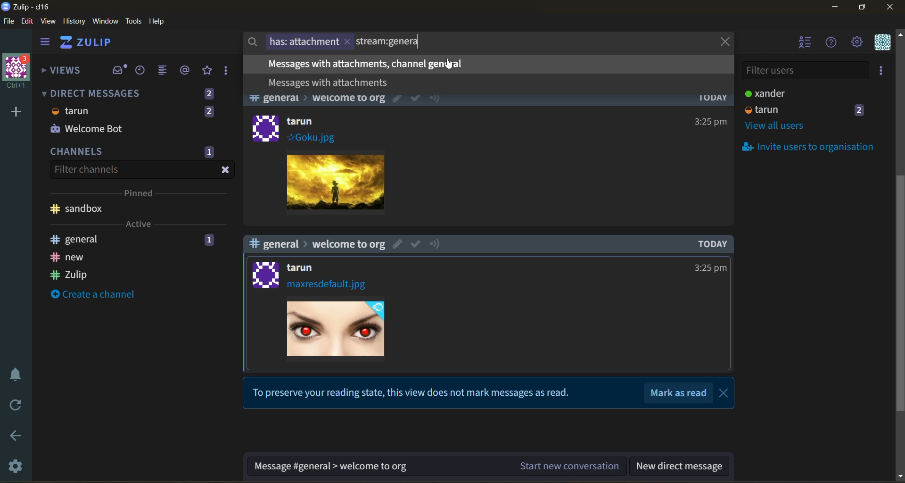 The height and width of the screenshot is (483, 905). What do you see at coordinates (725, 393) in the screenshot?
I see `close` at bounding box center [725, 393].